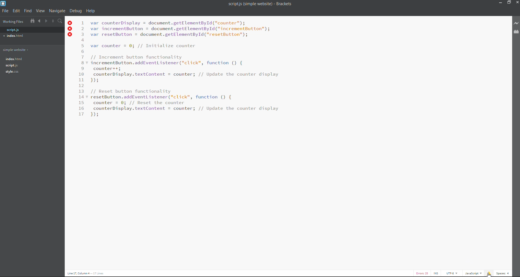 This screenshot has height=277, width=520. Describe the element at coordinates (503, 273) in the screenshot. I see `space count` at that location.